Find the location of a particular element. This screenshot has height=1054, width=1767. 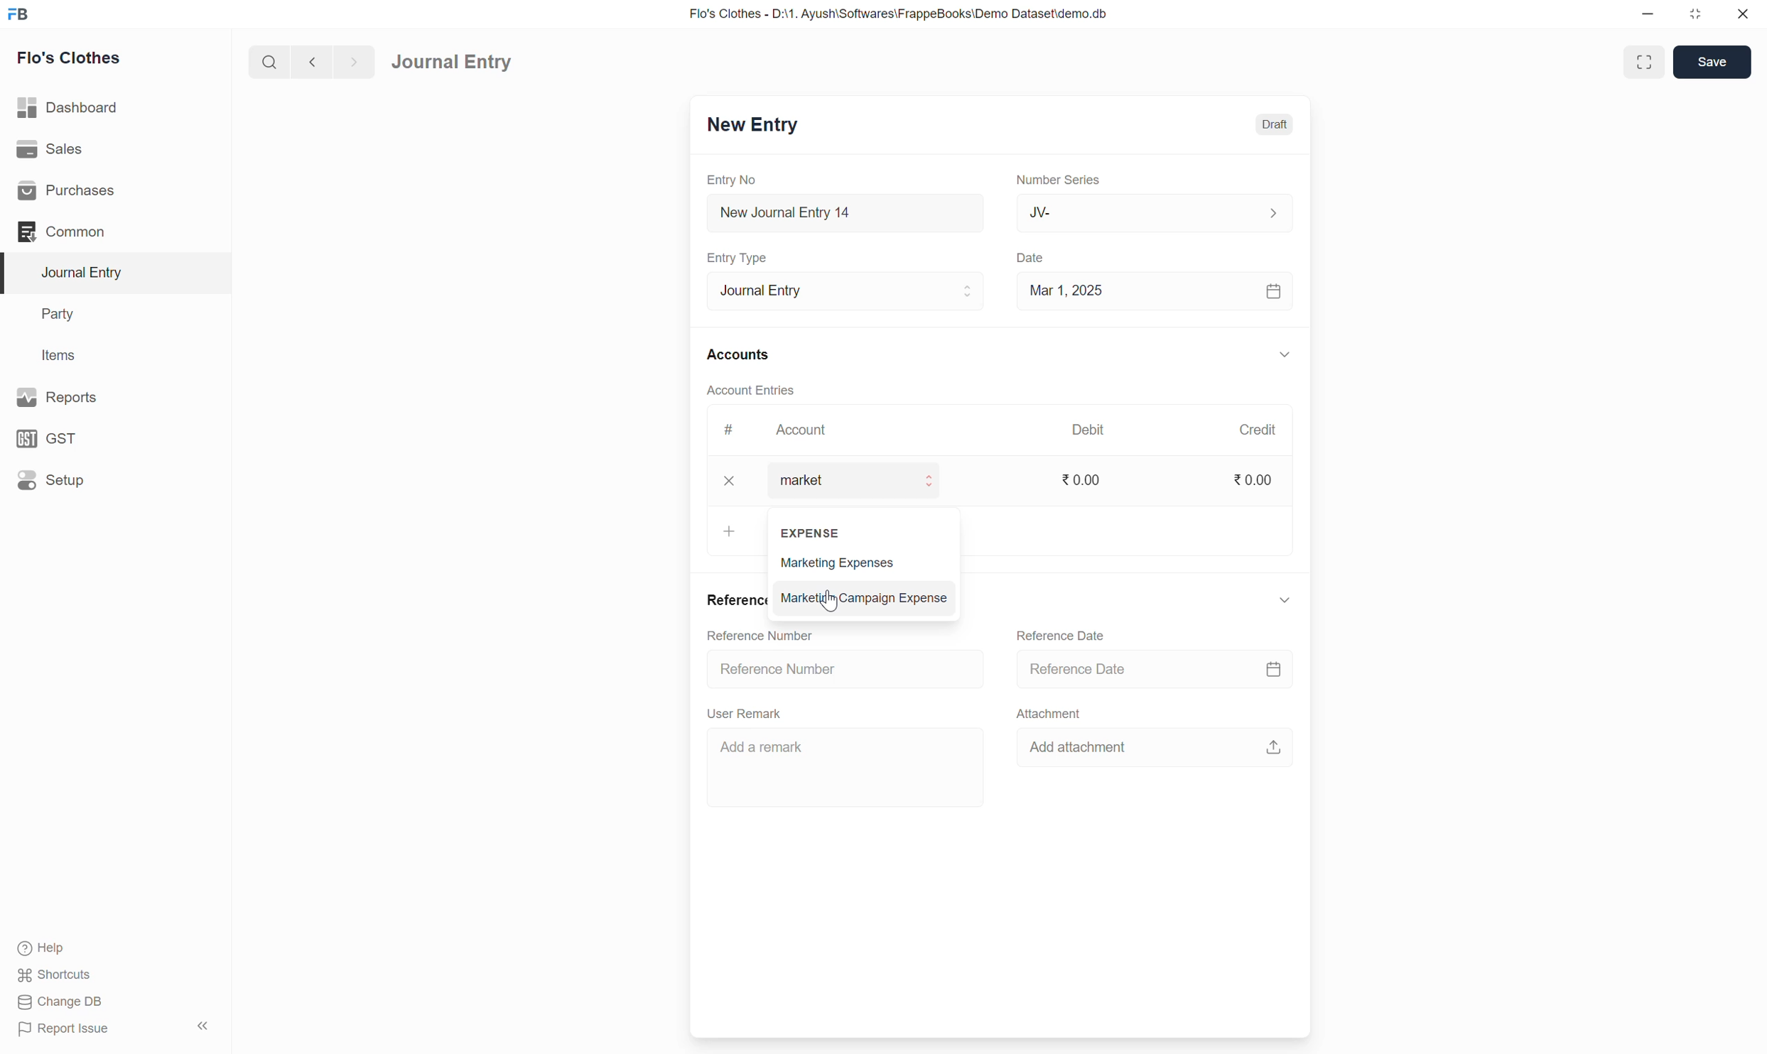

References is located at coordinates (736, 599).